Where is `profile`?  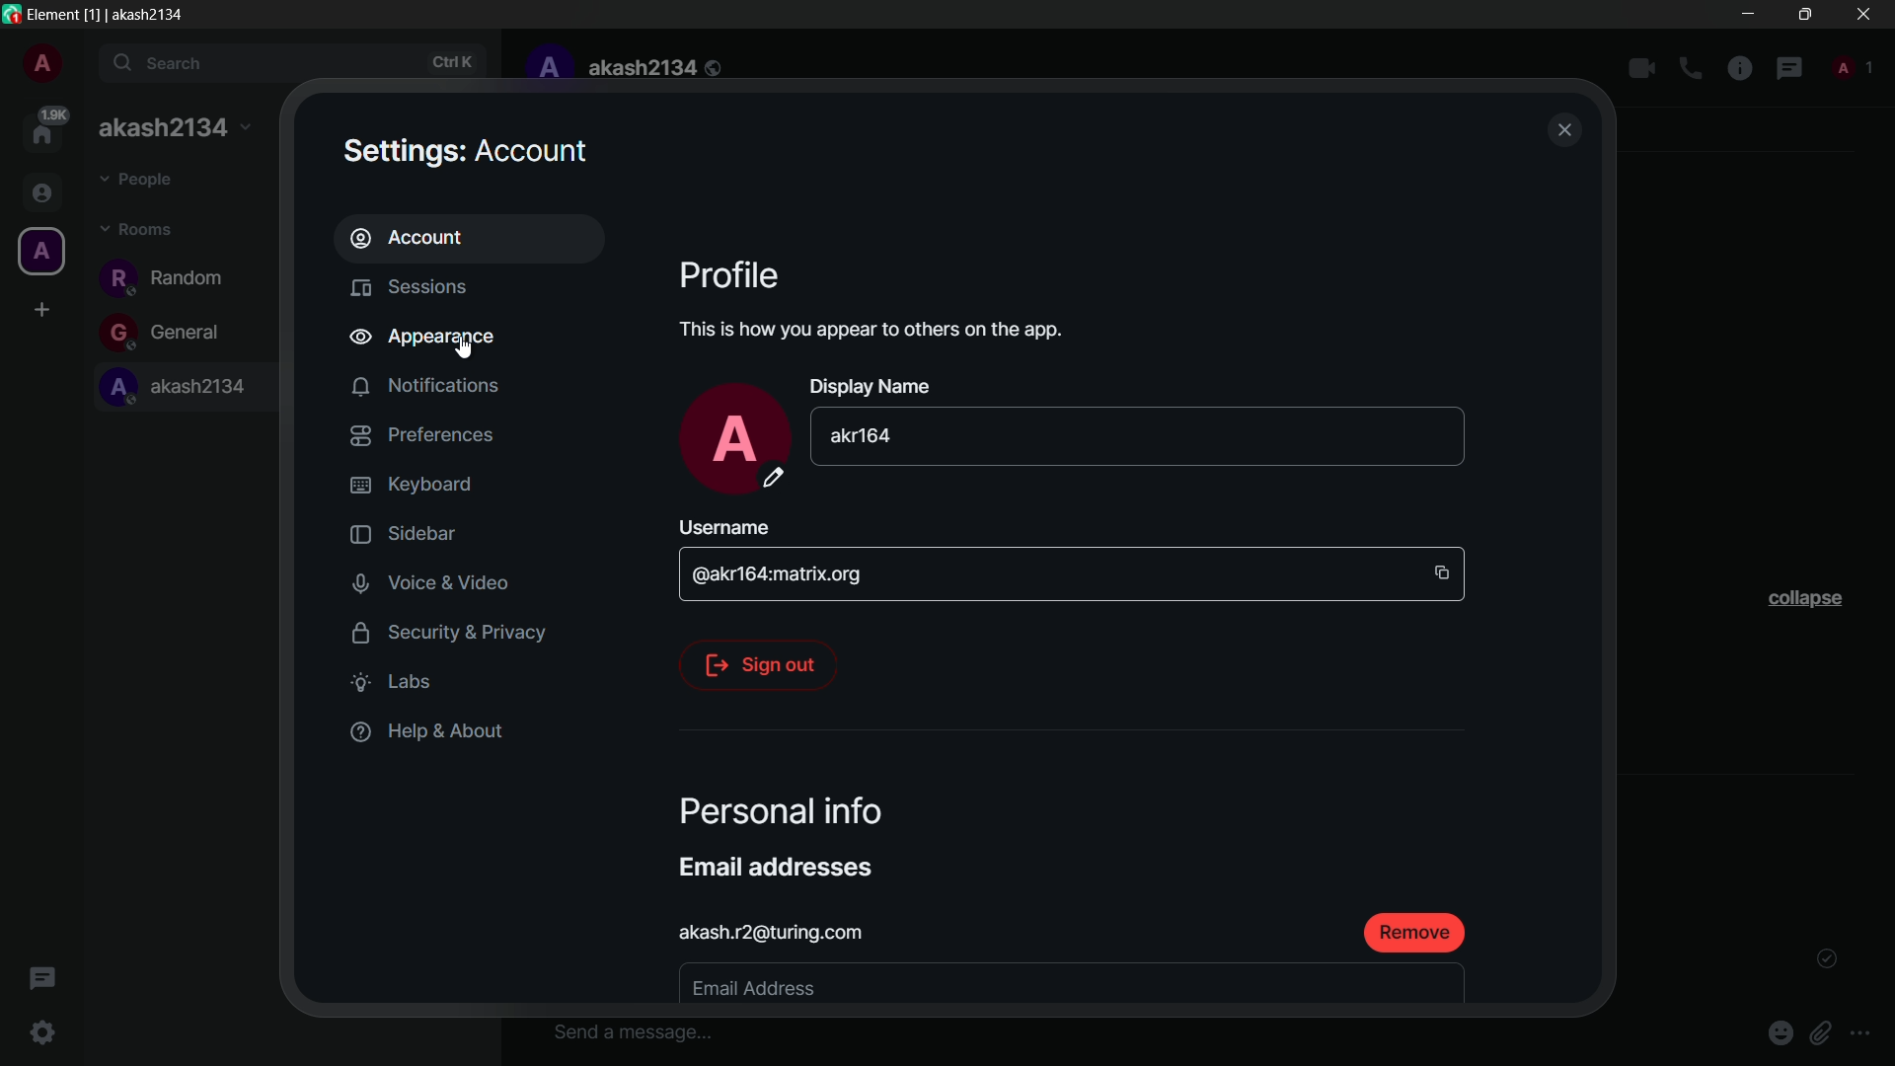 profile is located at coordinates (547, 68).